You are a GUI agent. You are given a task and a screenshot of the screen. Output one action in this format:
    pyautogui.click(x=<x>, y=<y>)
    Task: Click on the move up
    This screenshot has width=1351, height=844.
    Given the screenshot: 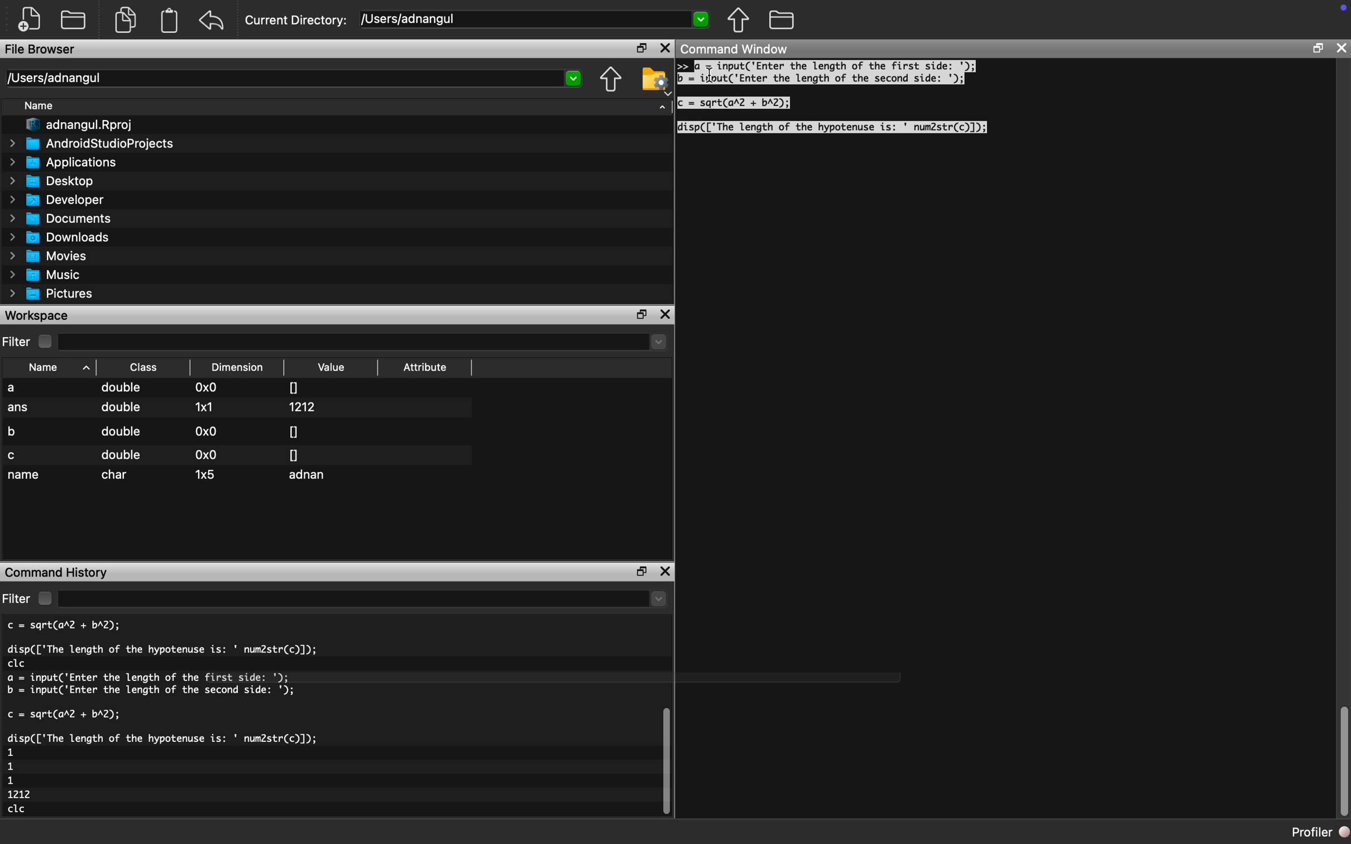 What is the action you would take?
    pyautogui.click(x=610, y=80)
    